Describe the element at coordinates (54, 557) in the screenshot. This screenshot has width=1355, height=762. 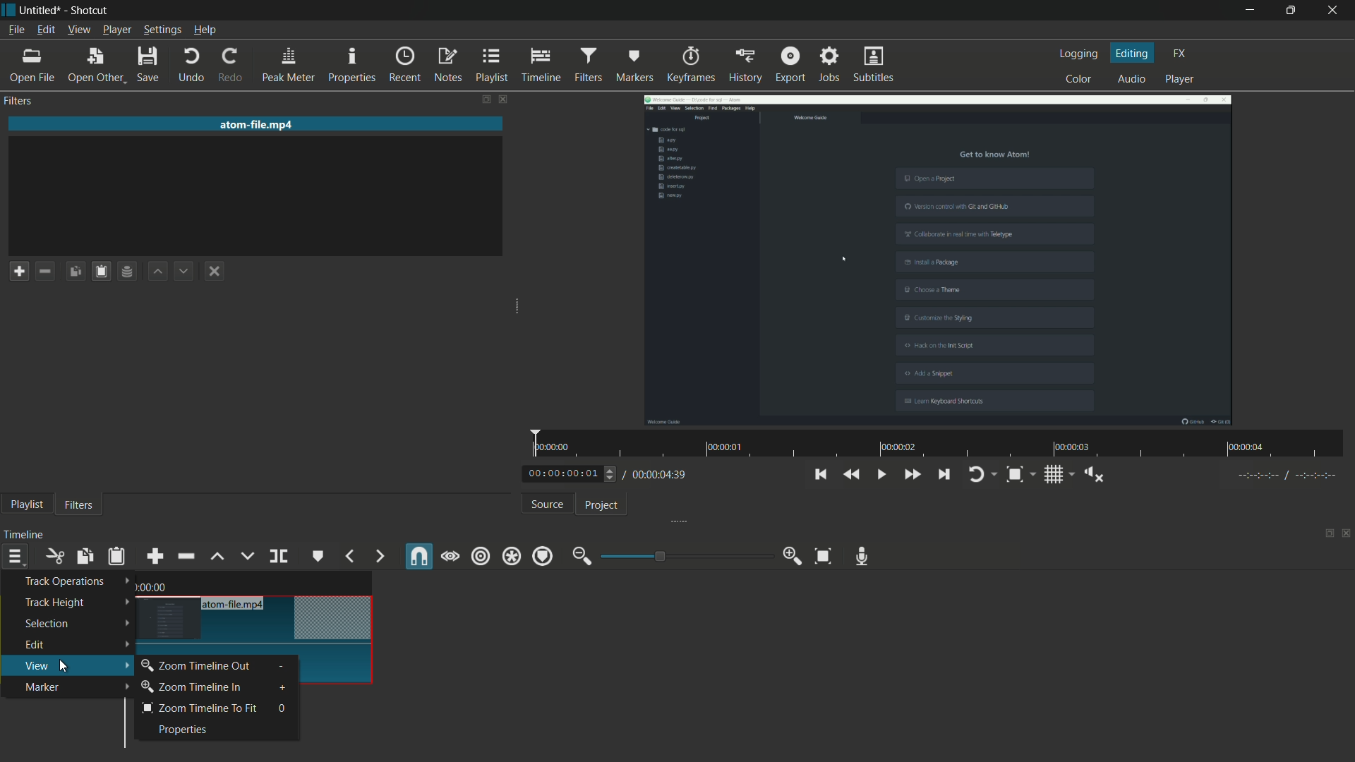
I see `cut` at that location.